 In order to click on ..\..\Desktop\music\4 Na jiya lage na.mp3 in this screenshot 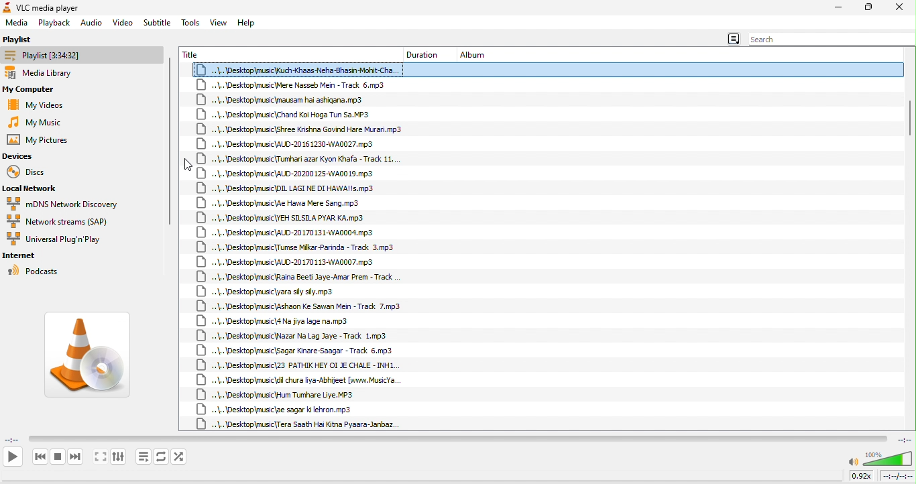, I will do `click(274, 321)`.